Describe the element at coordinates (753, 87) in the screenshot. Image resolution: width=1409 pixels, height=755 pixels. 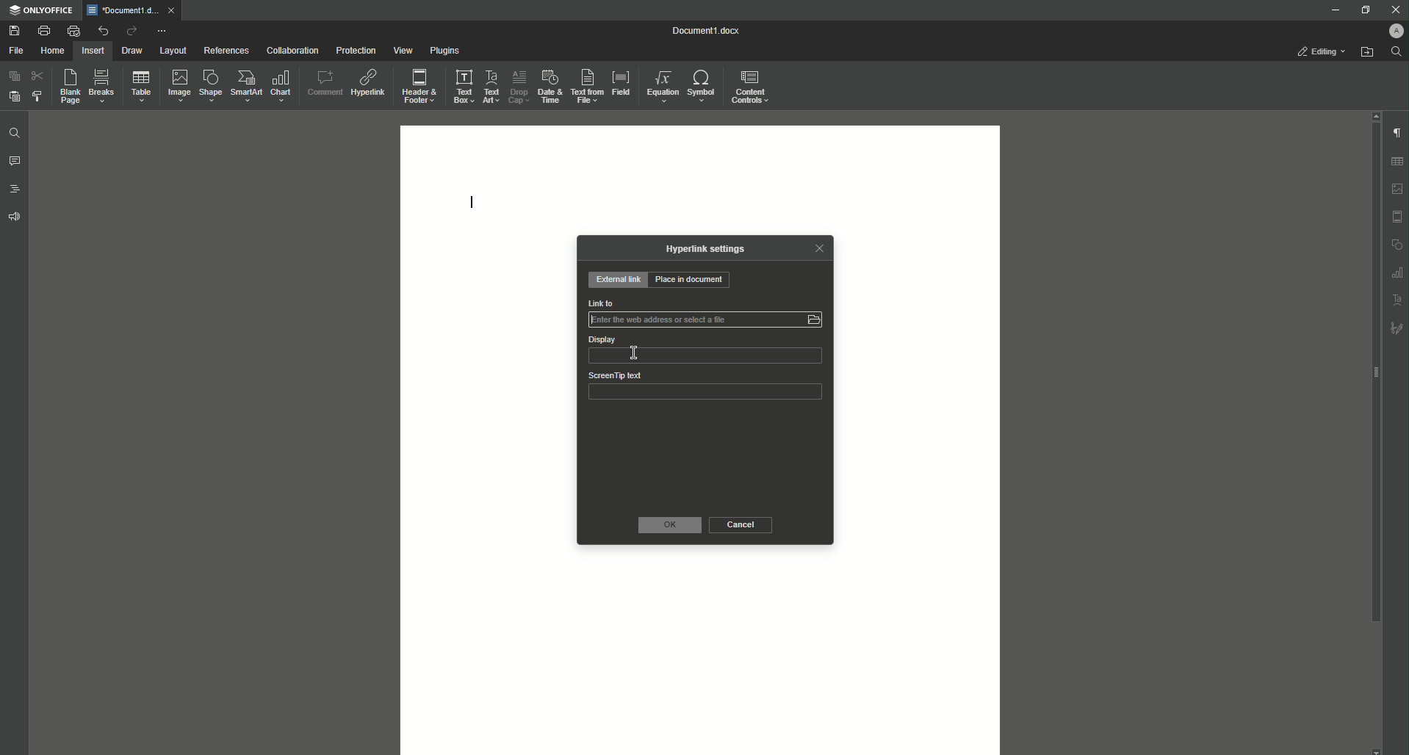
I see `Content Controls` at that location.